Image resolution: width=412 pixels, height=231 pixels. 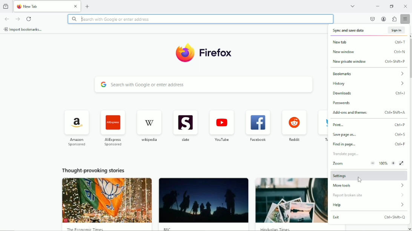 I want to click on New private window Ctrl+Shift+P, so click(x=368, y=62).